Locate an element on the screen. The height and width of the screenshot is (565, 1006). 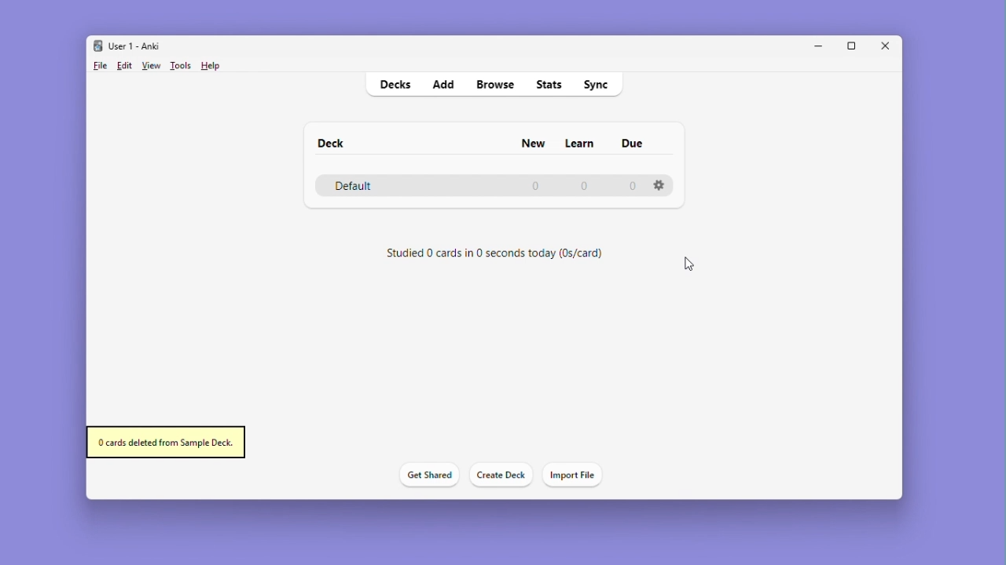
New is located at coordinates (534, 143).